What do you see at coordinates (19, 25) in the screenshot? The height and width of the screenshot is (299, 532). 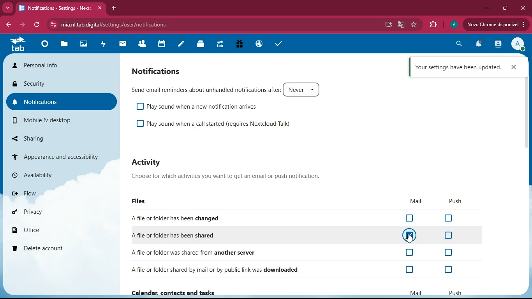 I see `forward` at bounding box center [19, 25].